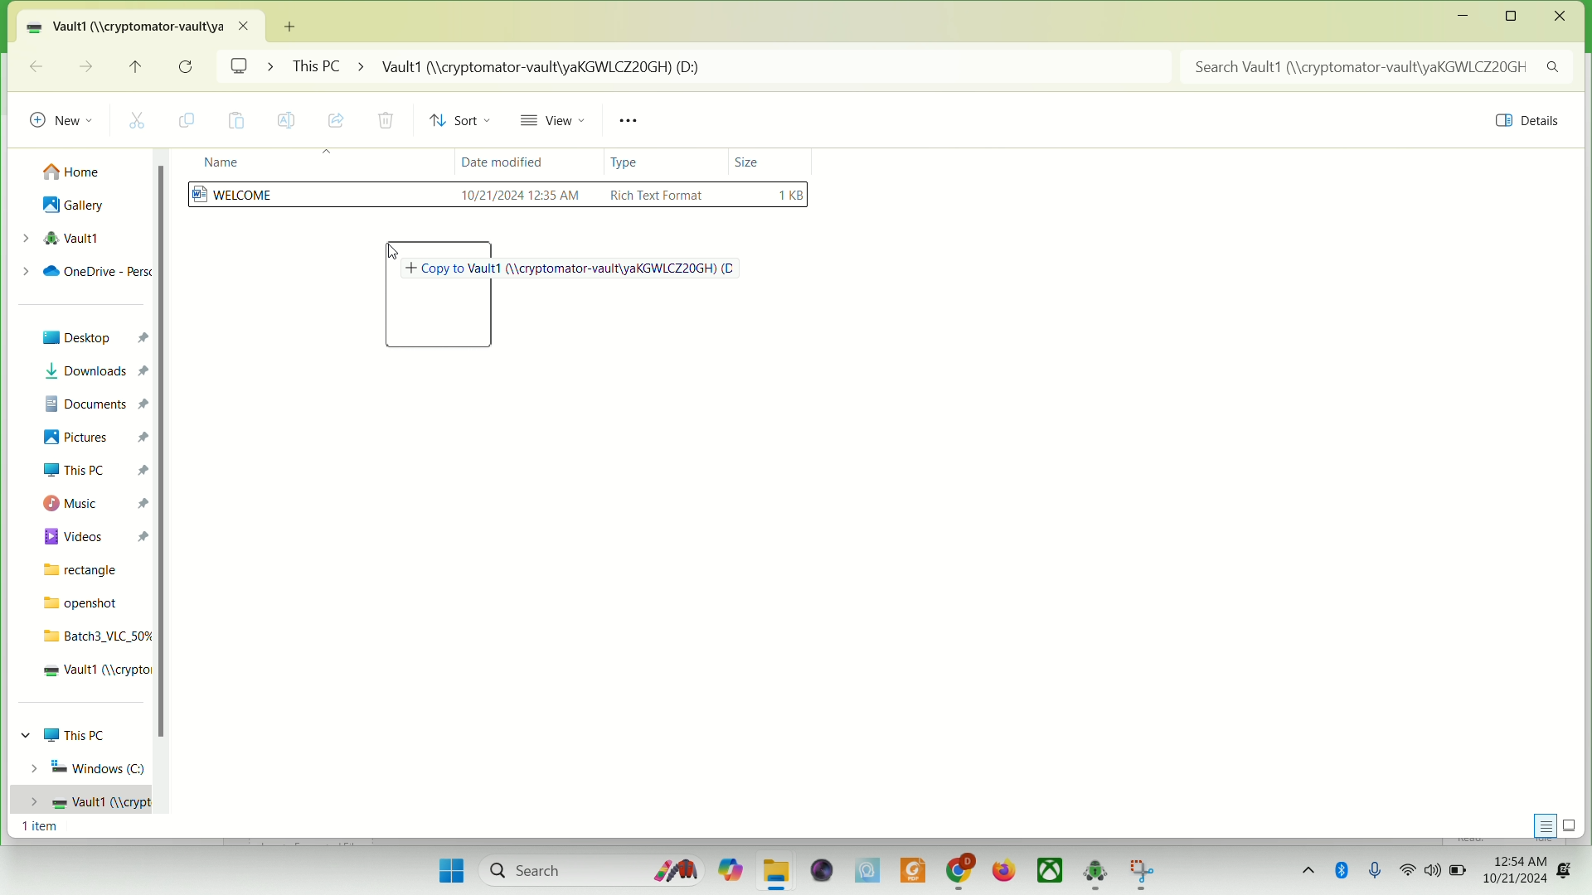  What do you see at coordinates (143, 119) in the screenshot?
I see `cut` at bounding box center [143, 119].